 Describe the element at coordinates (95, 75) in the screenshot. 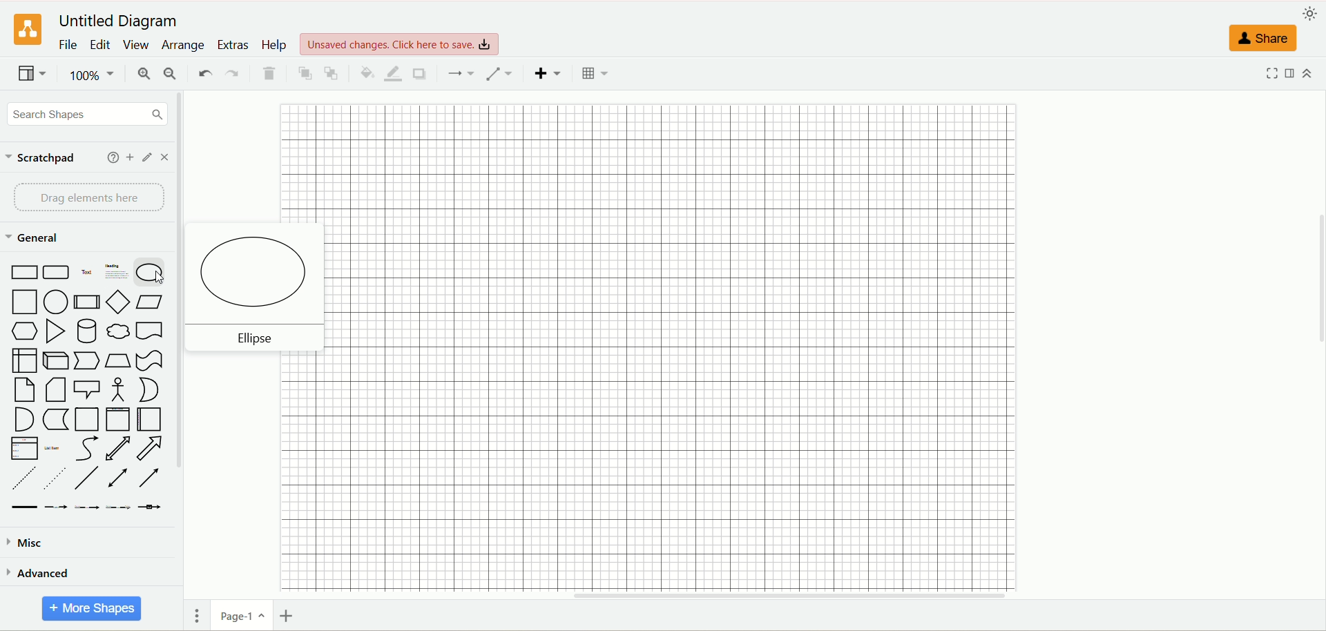

I see `zoom factor` at that location.